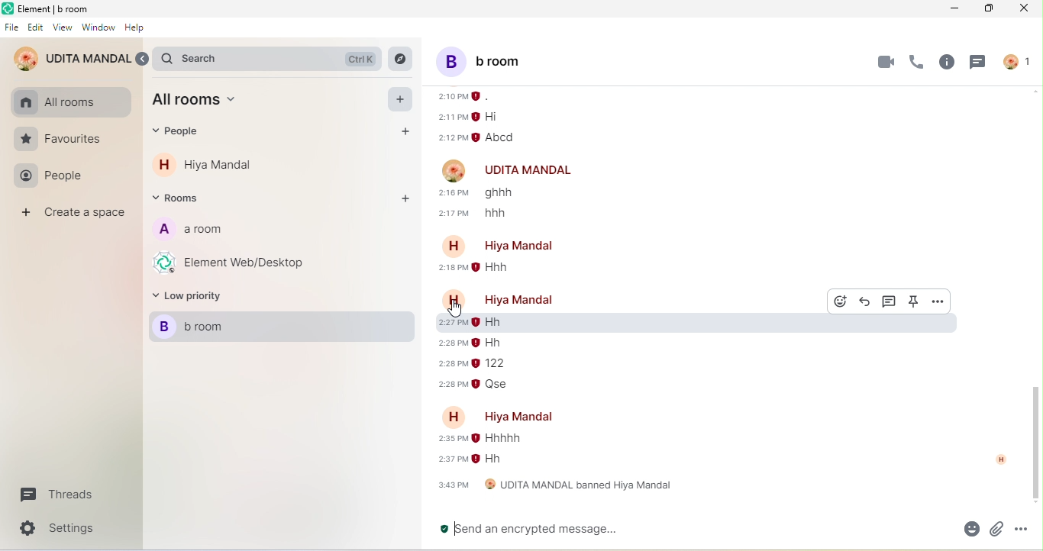  What do you see at coordinates (404, 198) in the screenshot?
I see `add rooms` at bounding box center [404, 198].